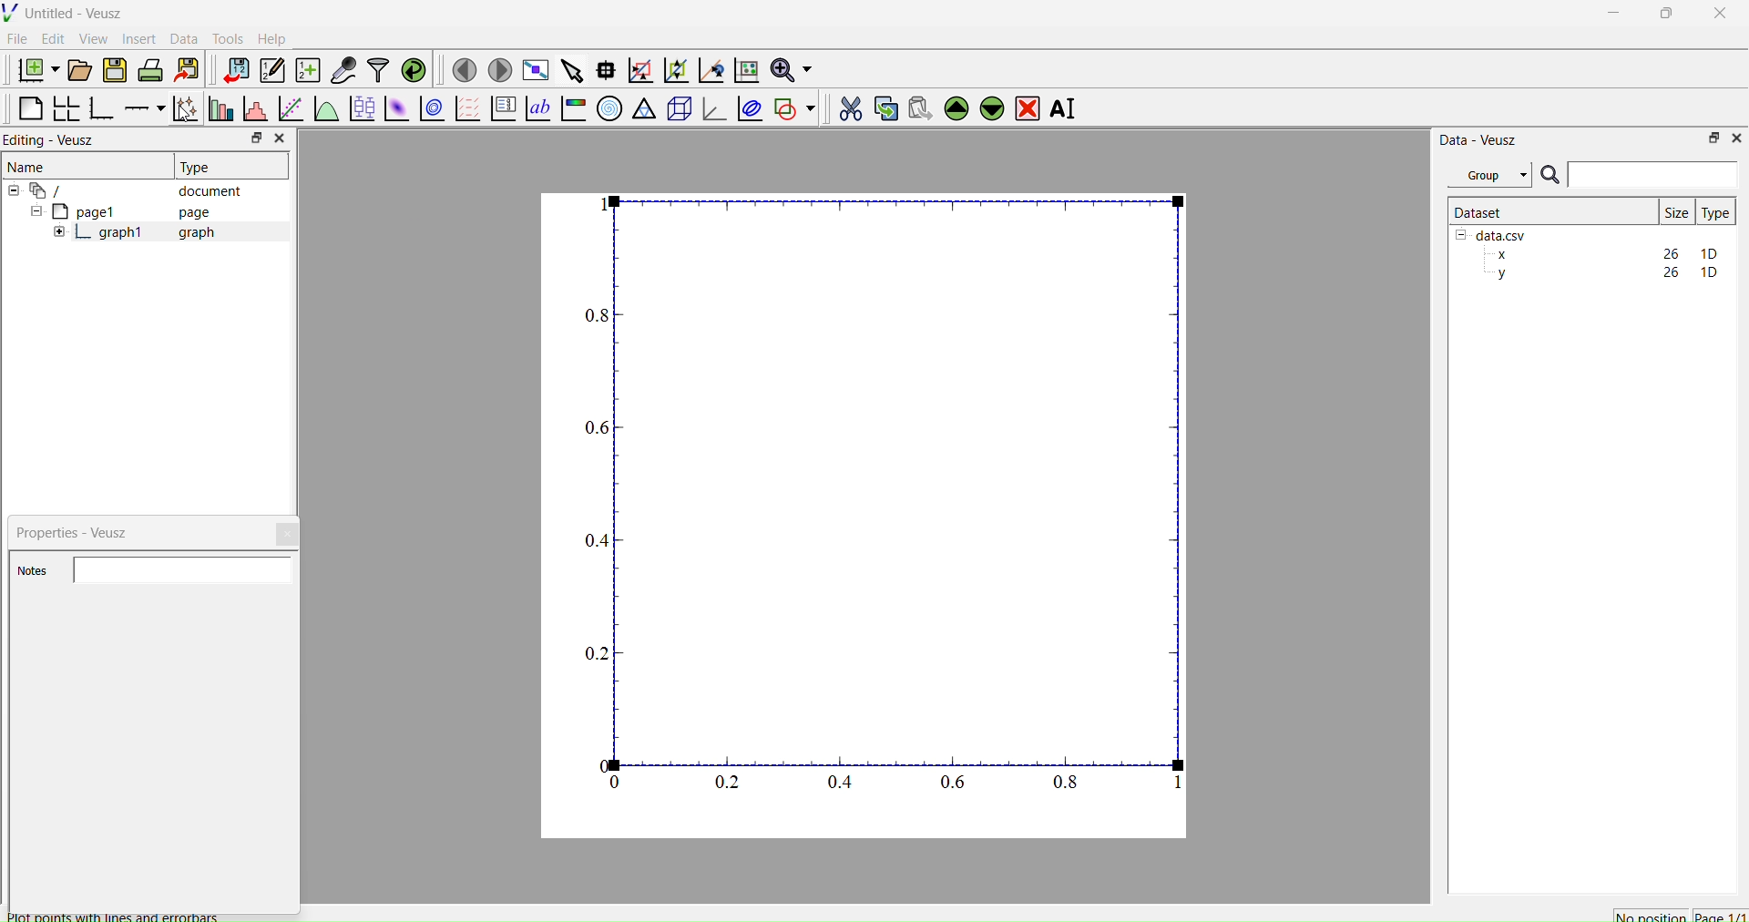 This screenshot has height=922, width=1749. What do you see at coordinates (114, 68) in the screenshot?
I see `Save` at bounding box center [114, 68].